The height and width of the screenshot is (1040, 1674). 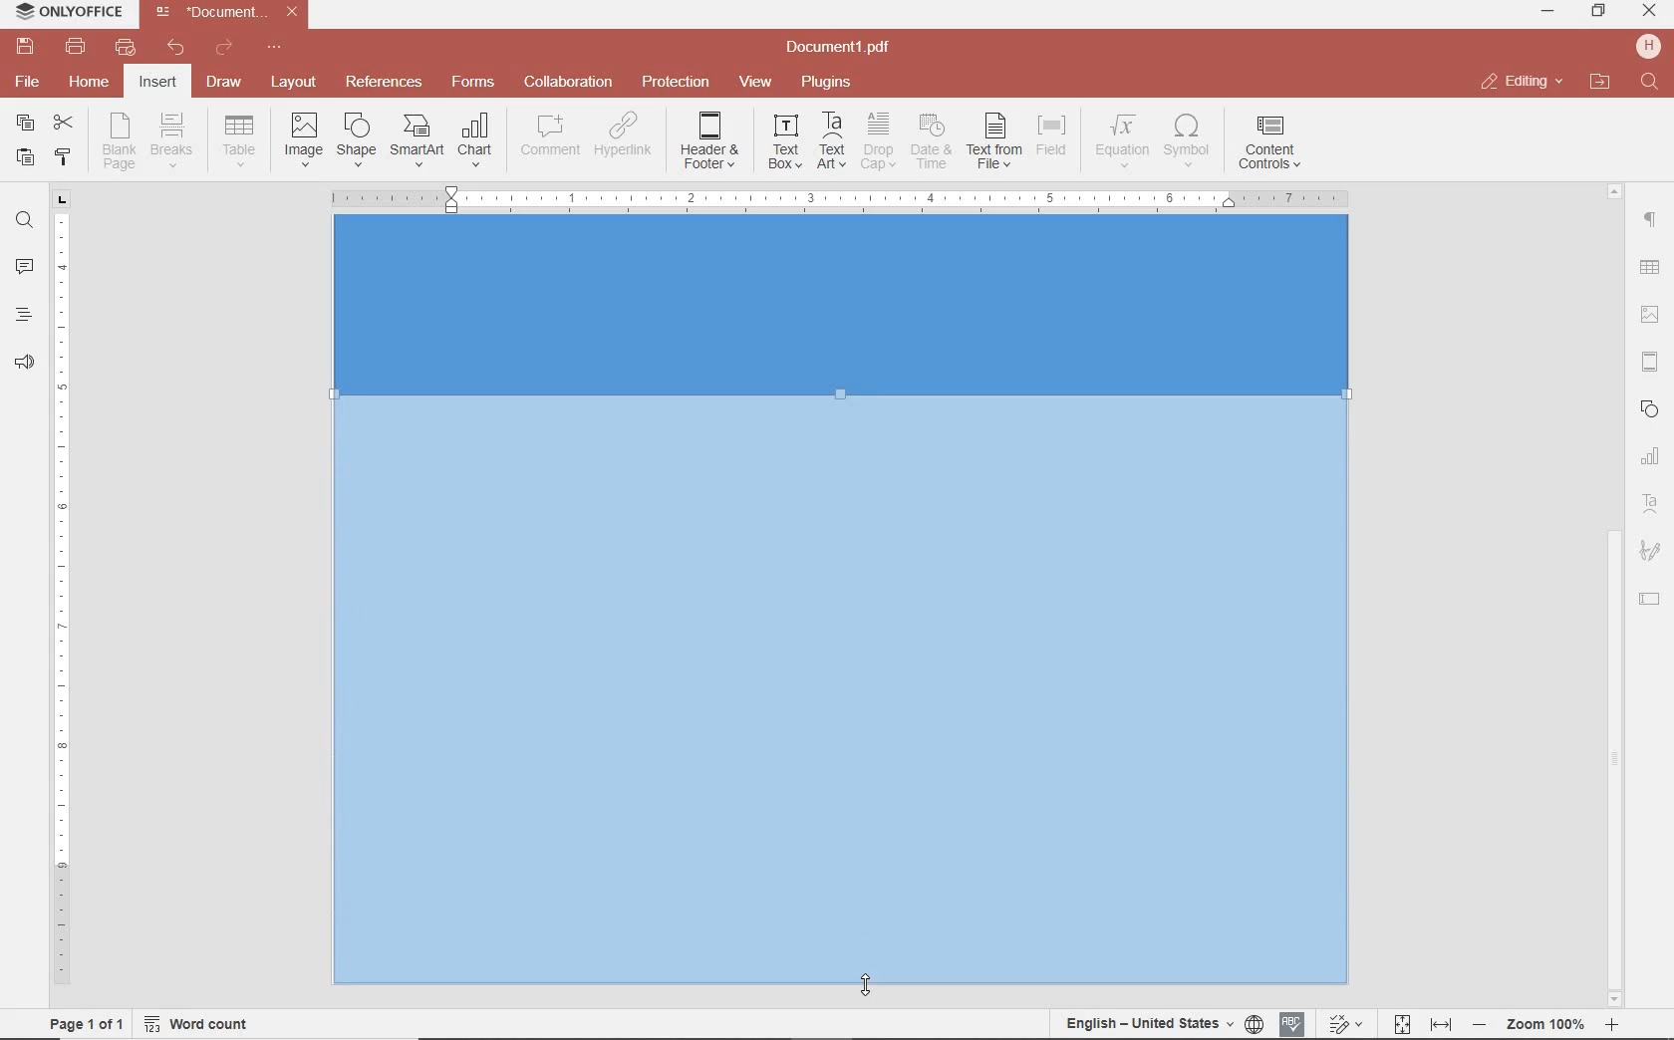 What do you see at coordinates (24, 218) in the screenshot?
I see `find` at bounding box center [24, 218].